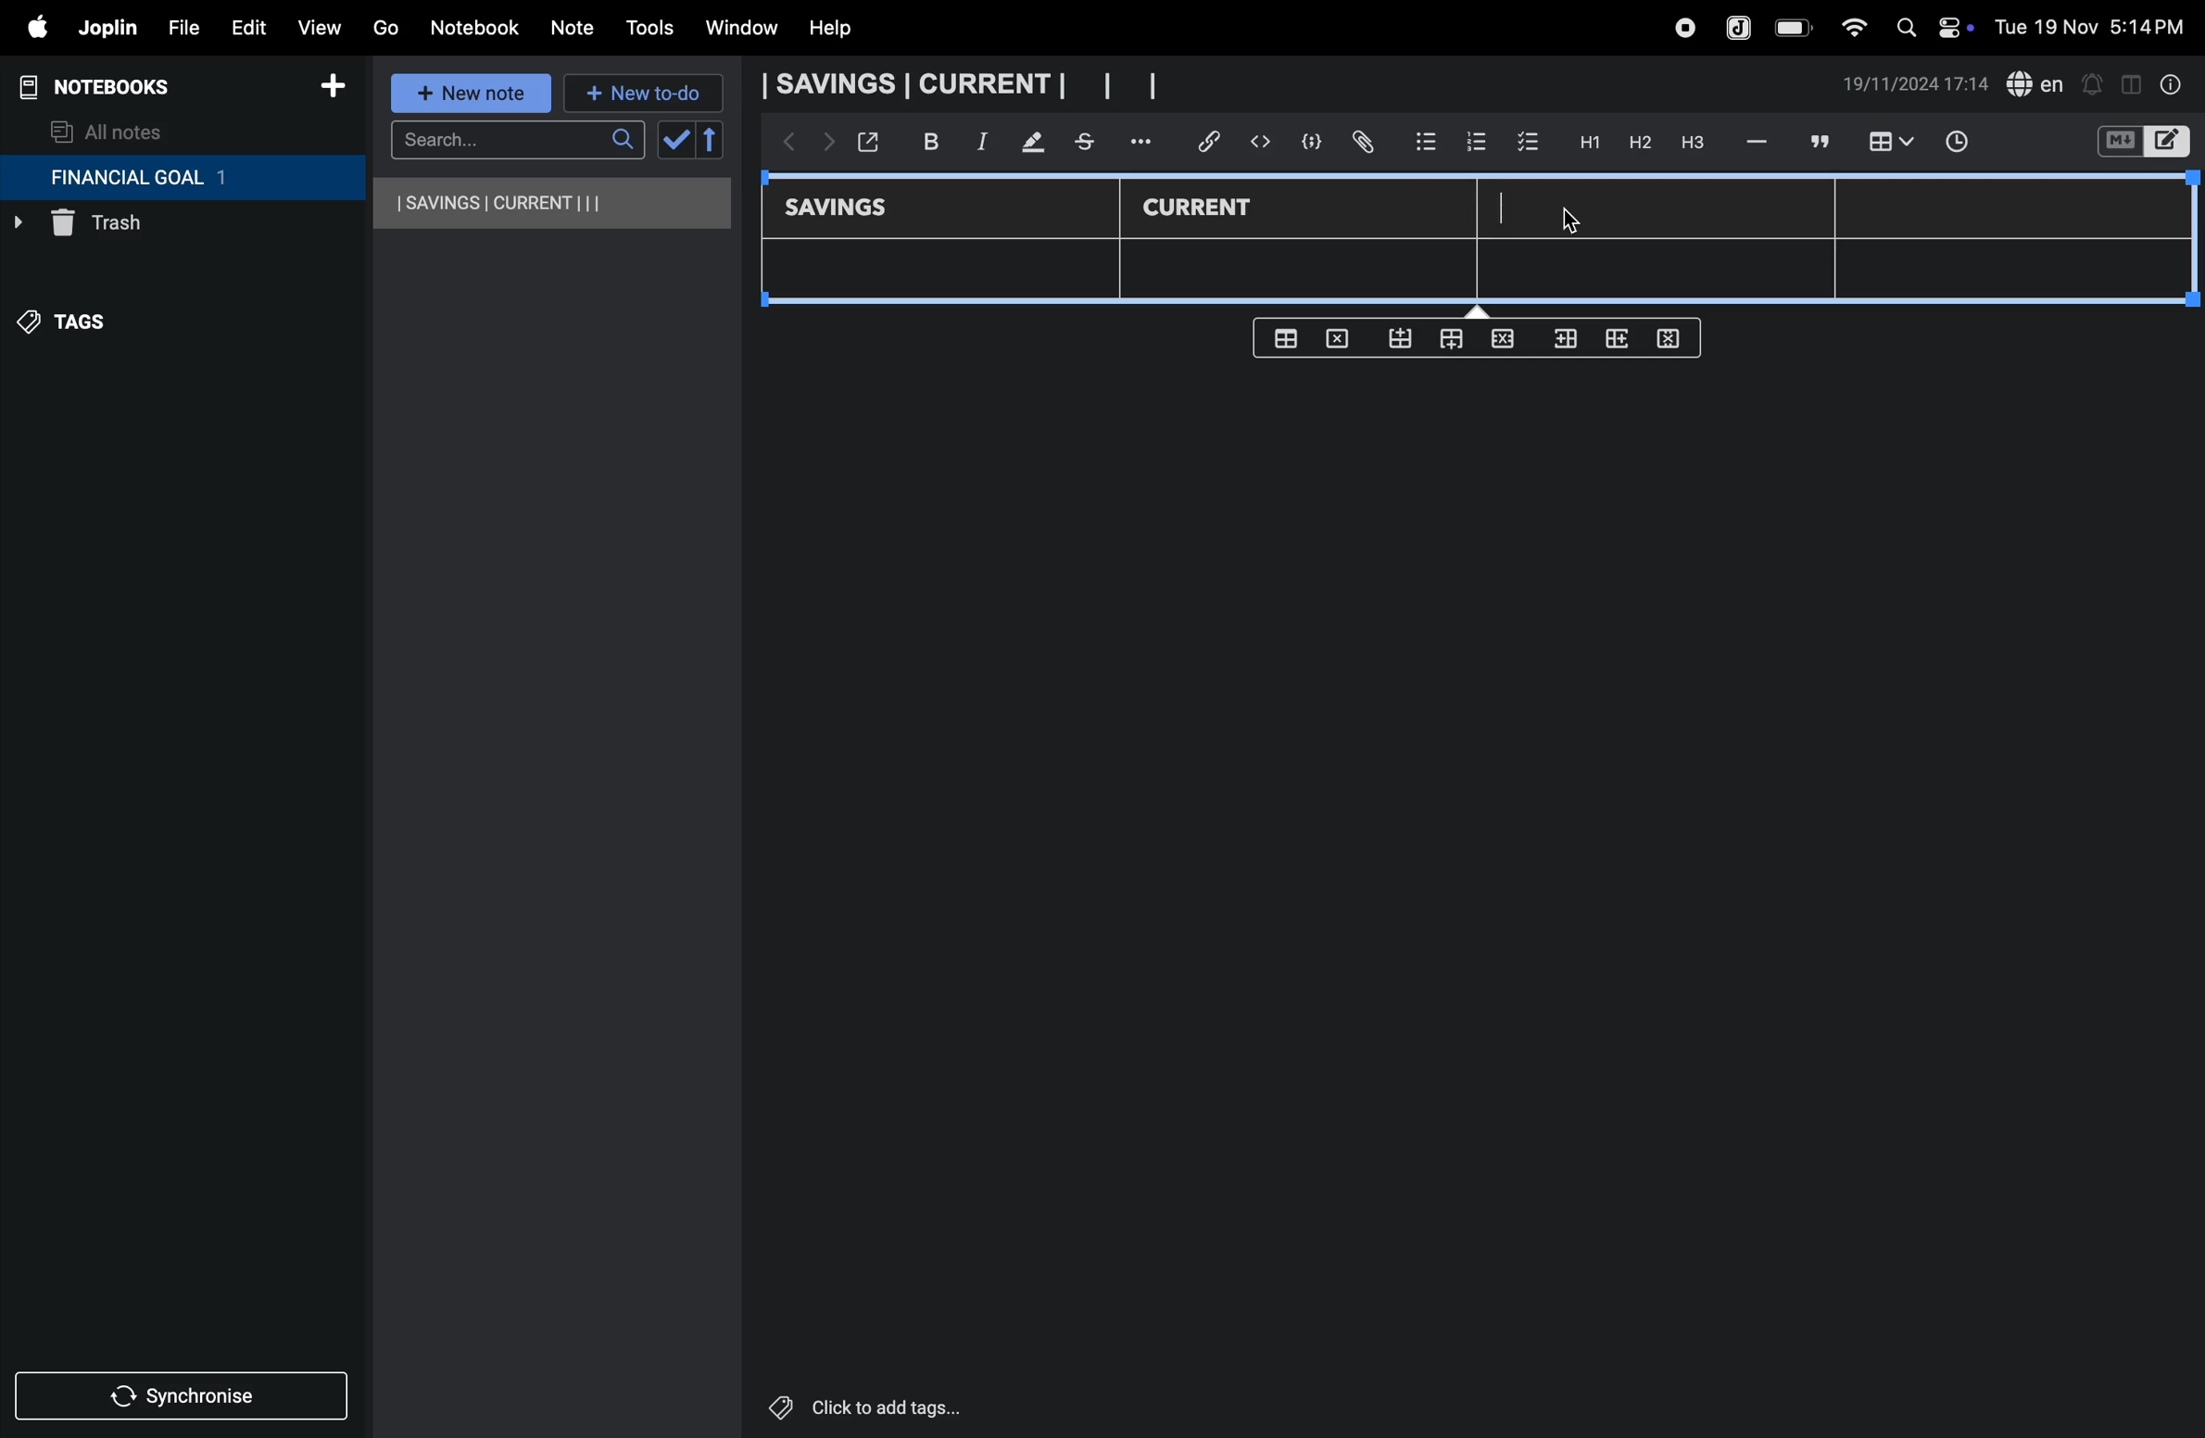  Describe the element at coordinates (1759, 141) in the screenshot. I see `hifen` at that location.